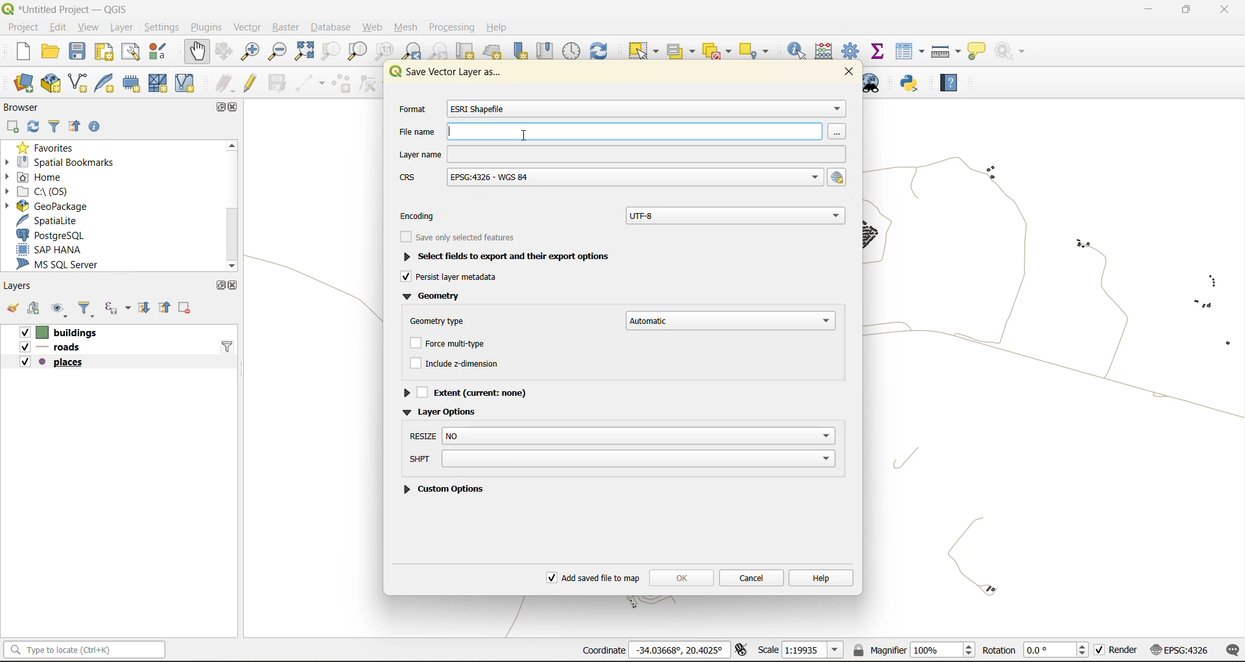 Image resolution: width=1245 pixels, height=662 pixels. What do you see at coordinates (61, 163) in the screenshot?
I see `spatial bookmarks` at bounding box center [61, 163].